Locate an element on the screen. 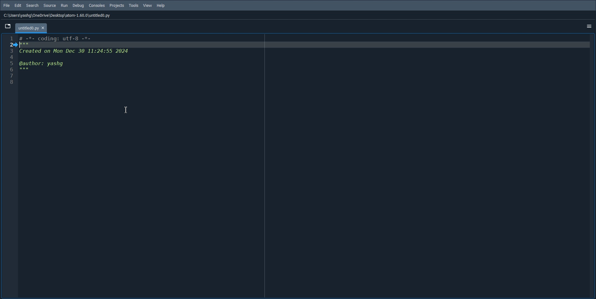  View is located at coordinates (147, 5).